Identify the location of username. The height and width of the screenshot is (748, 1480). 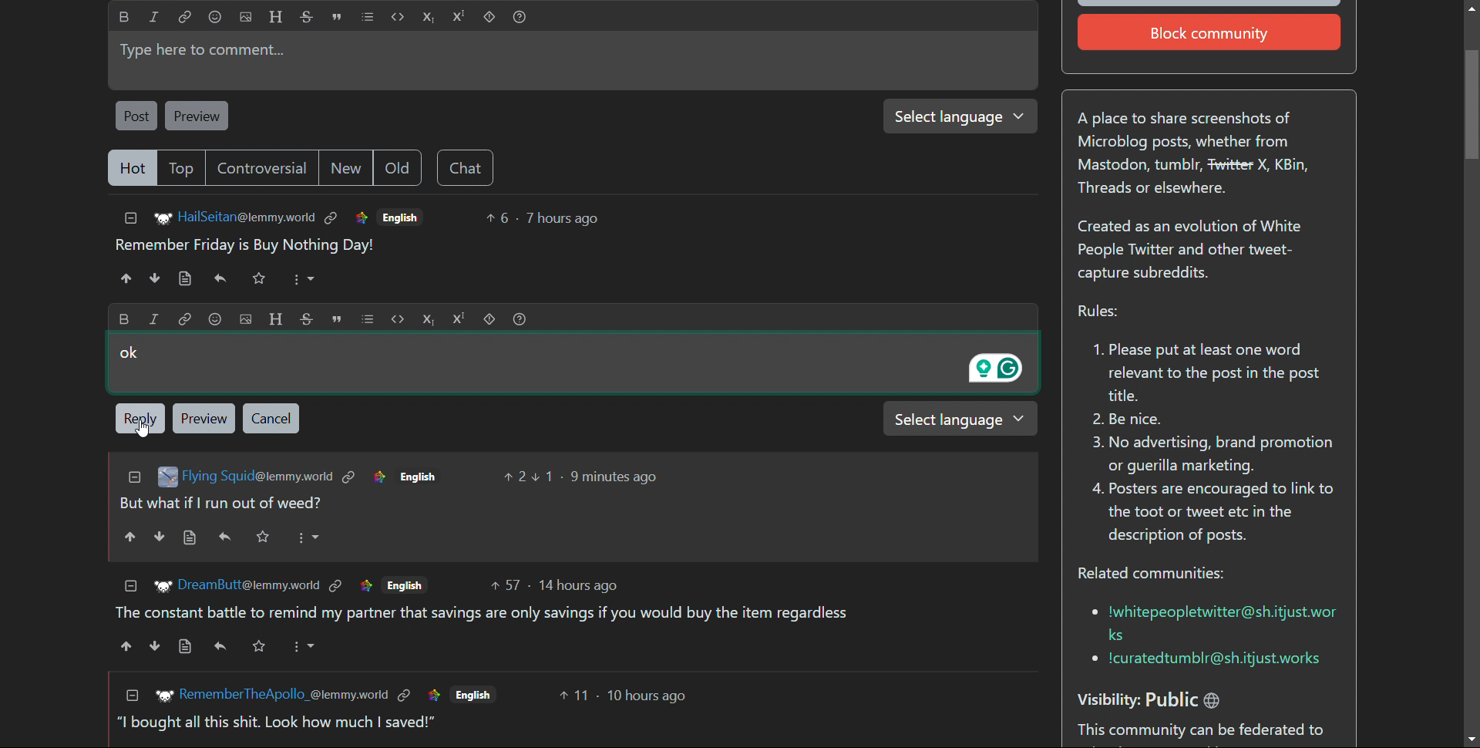
(251, 585).